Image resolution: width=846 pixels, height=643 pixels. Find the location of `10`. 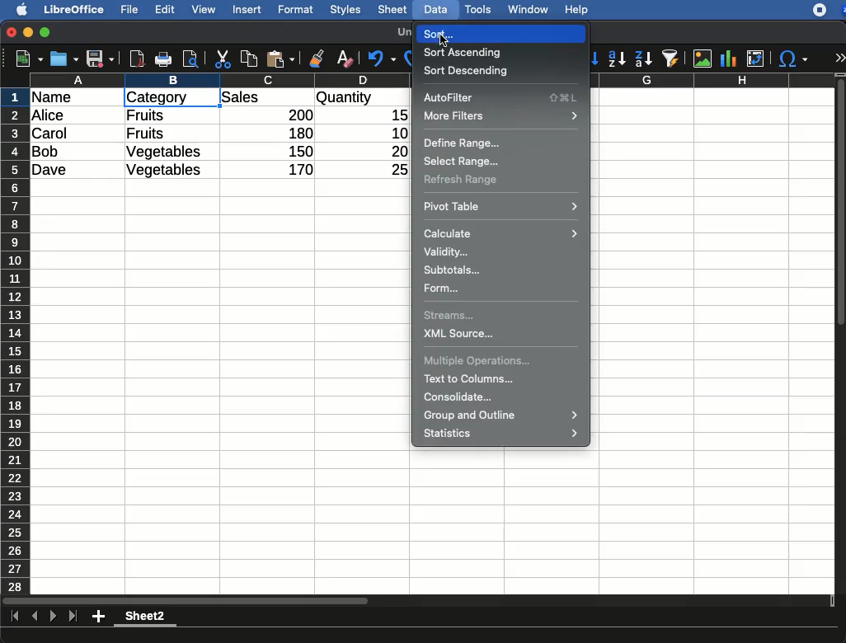

10 is located at coordinates (395, 132).